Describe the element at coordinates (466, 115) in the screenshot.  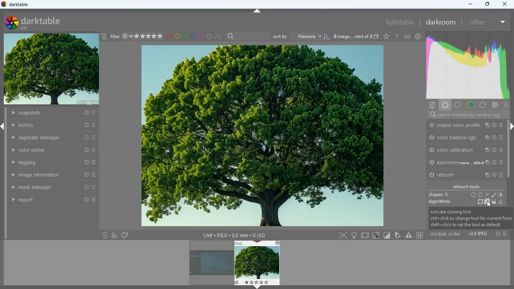
I see `search` at that location.